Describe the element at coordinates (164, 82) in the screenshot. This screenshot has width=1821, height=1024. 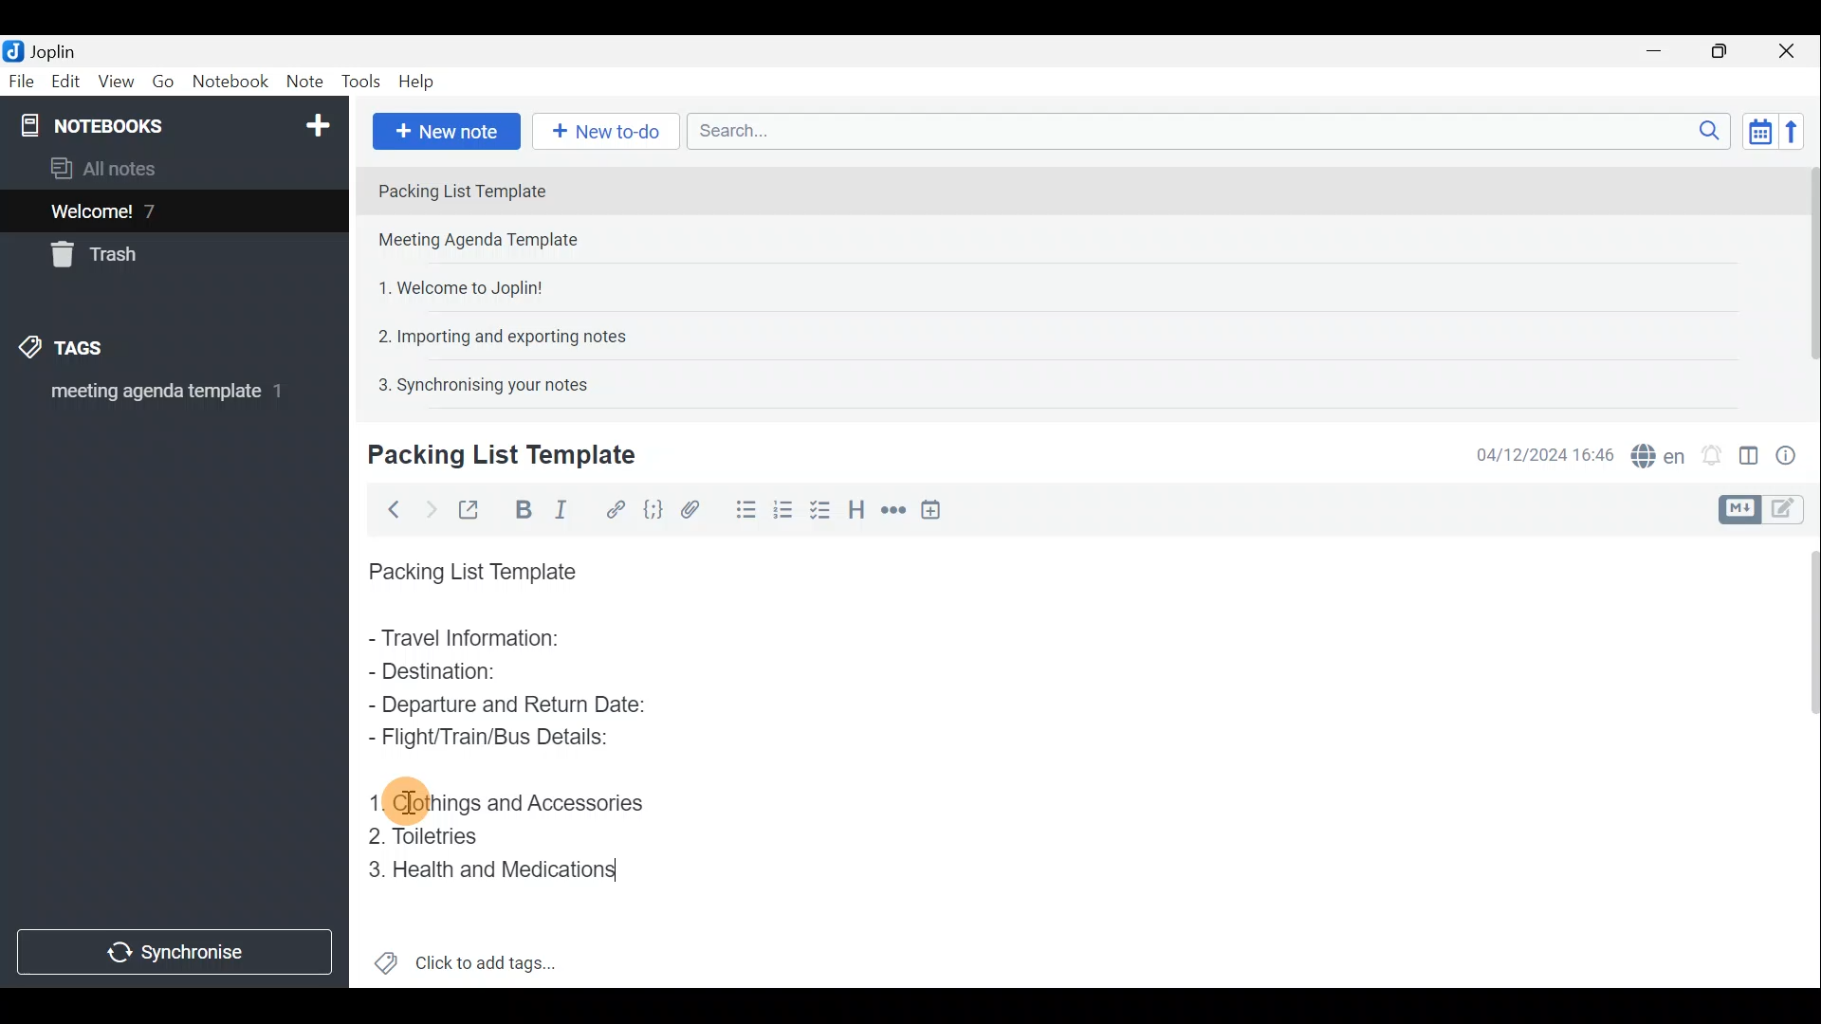
I see `Go` at that location.